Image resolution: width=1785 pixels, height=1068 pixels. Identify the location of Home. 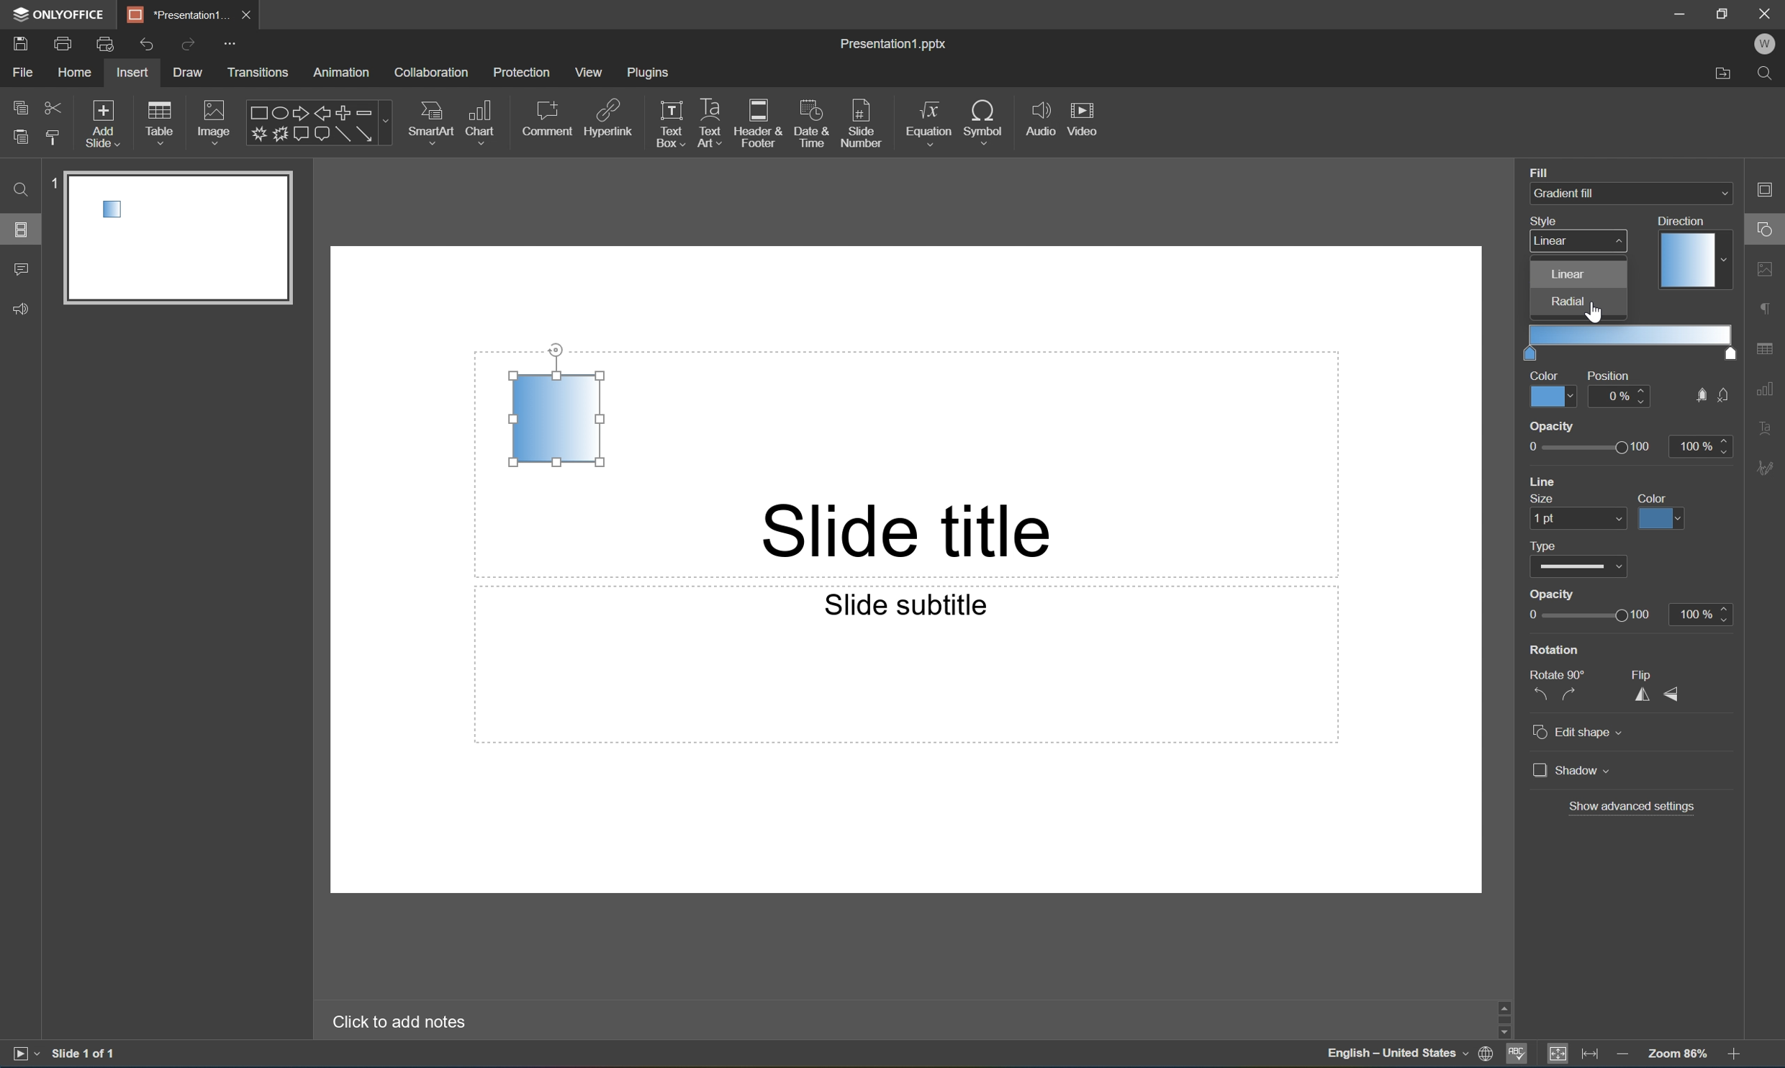
(76, 72).